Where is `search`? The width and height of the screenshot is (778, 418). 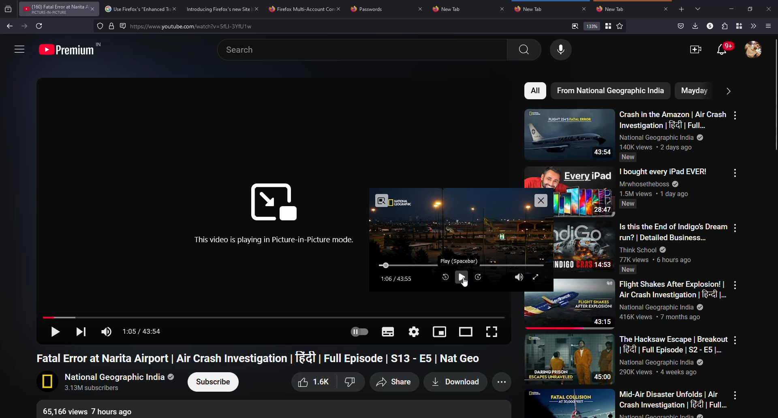 search is located at coordinates (197, 27).